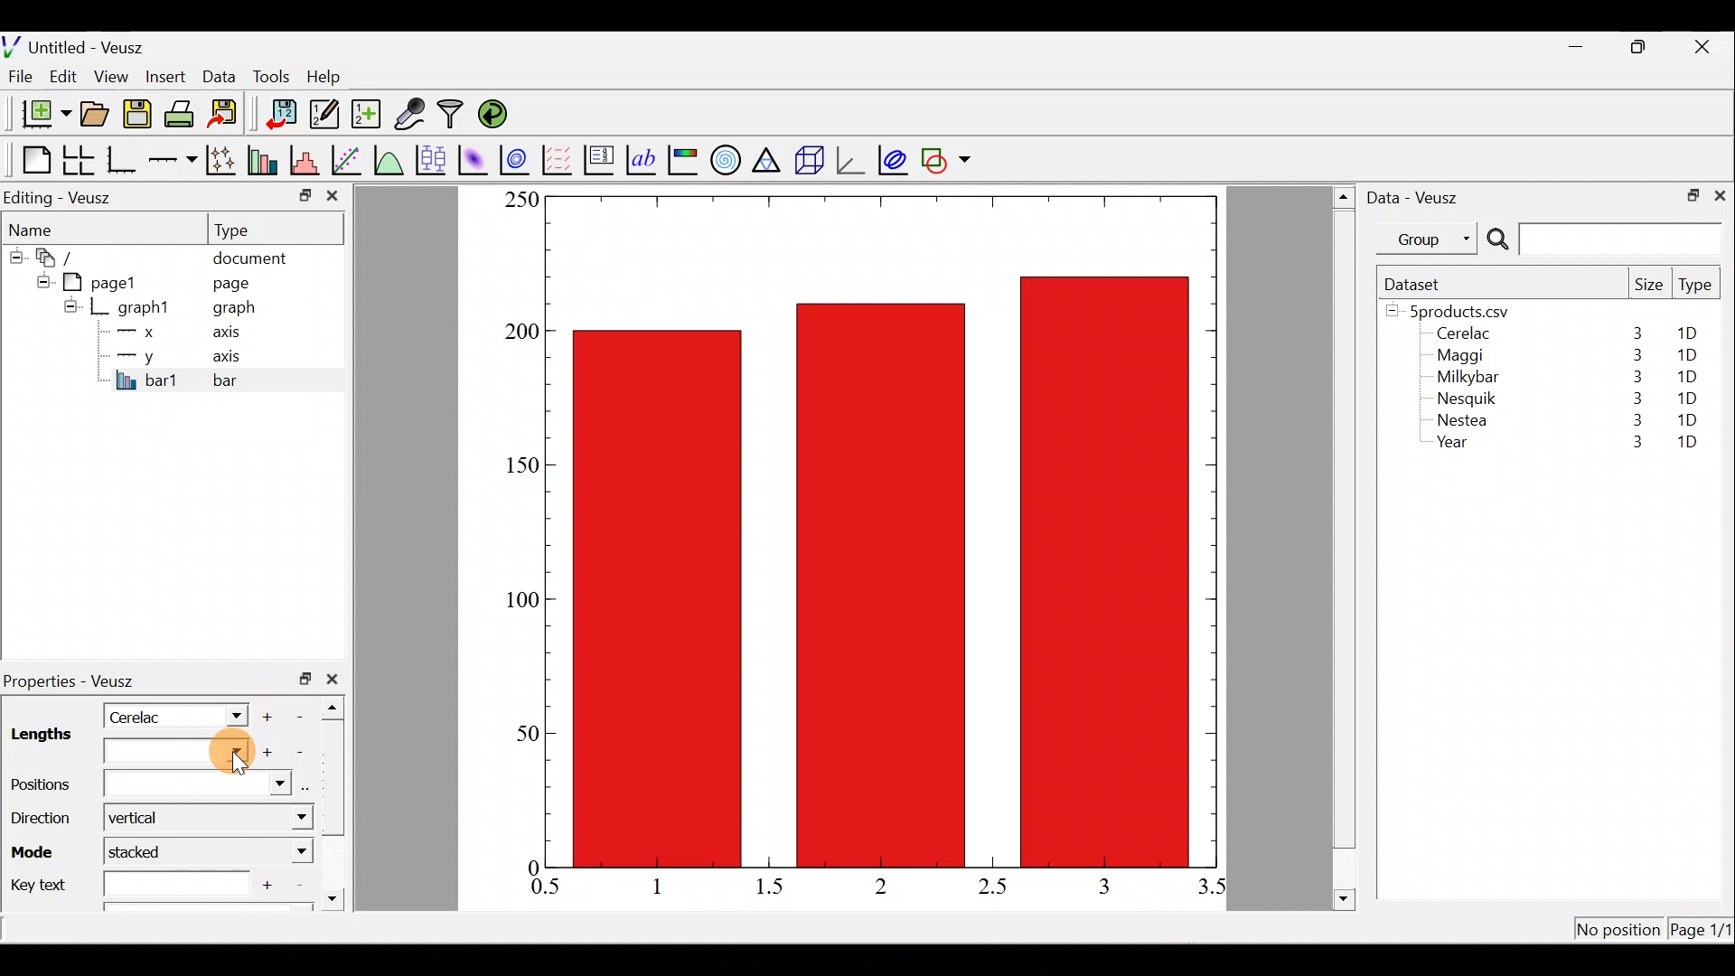 This screenshot has width=1735, height=976. Describe the element at coordinates (722, 157) in the screenshot. I see `Polar graph` at that location.